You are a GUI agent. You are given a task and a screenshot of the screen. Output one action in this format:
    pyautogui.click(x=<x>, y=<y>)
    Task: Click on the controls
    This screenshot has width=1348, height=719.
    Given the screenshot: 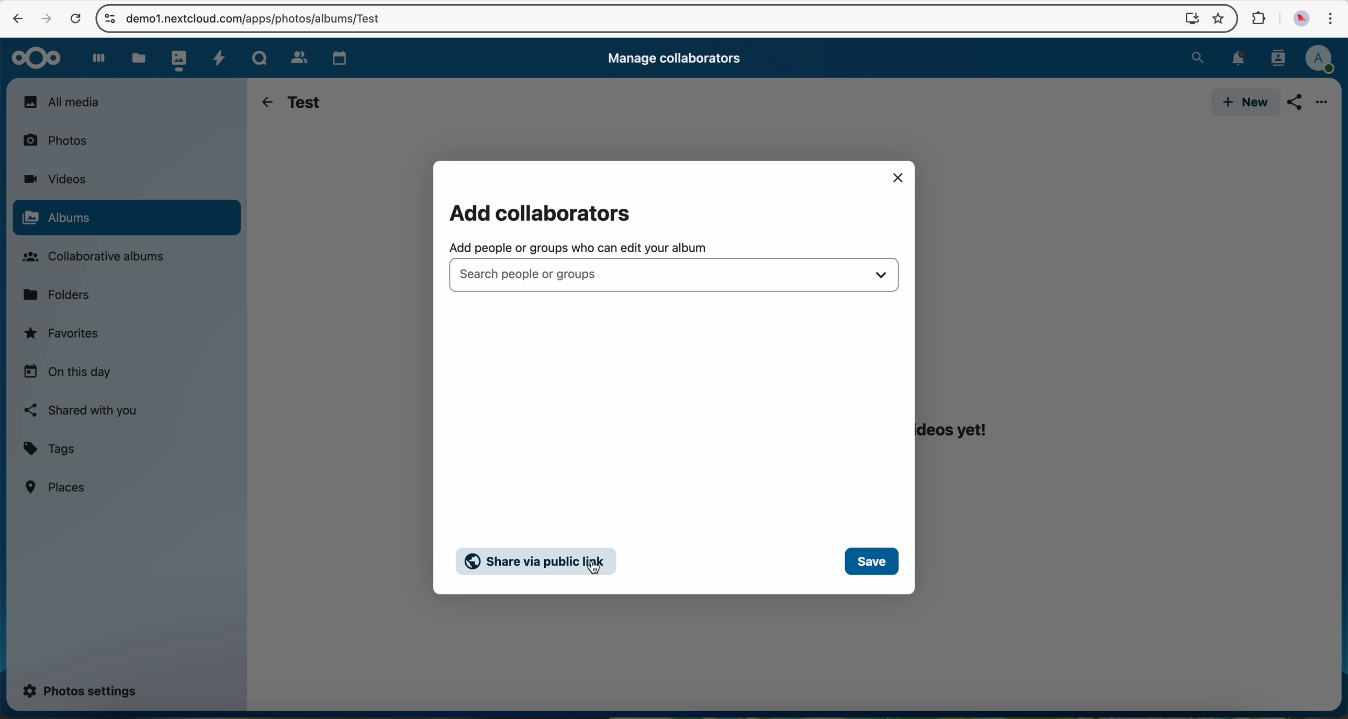 What is the action you would take?
    pyautogui.click(x=109, y=18)
    